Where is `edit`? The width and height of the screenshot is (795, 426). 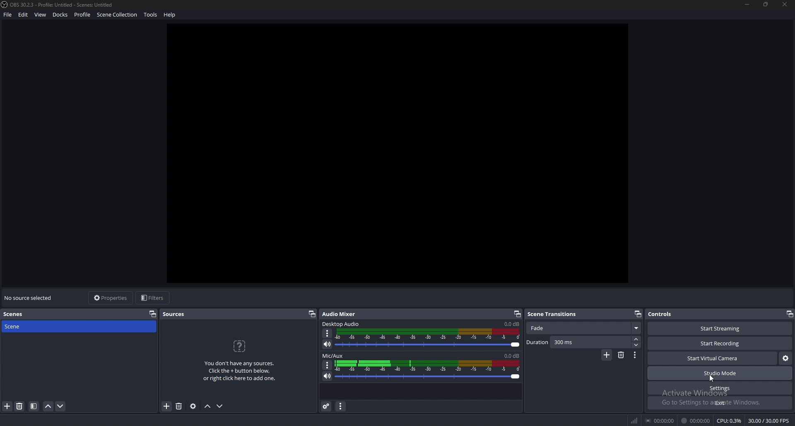 edit is located at coordinates (24, 14).